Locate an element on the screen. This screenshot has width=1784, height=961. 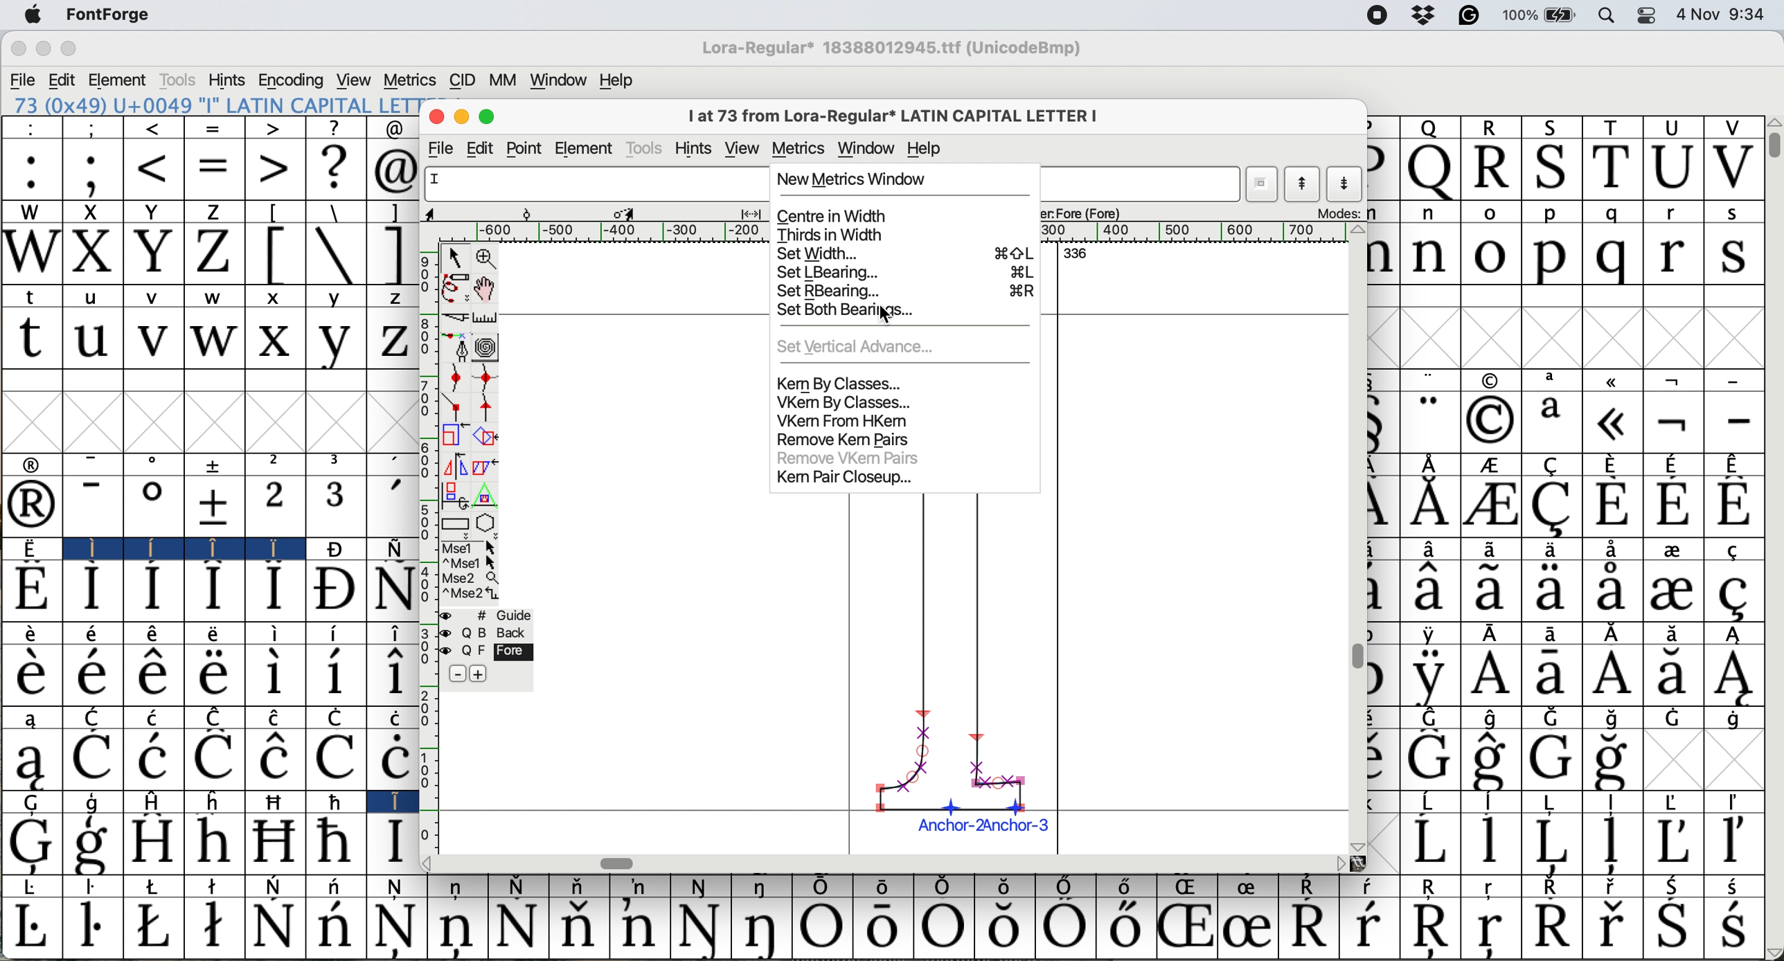
skew the selection is located at coordinates (485, 465).